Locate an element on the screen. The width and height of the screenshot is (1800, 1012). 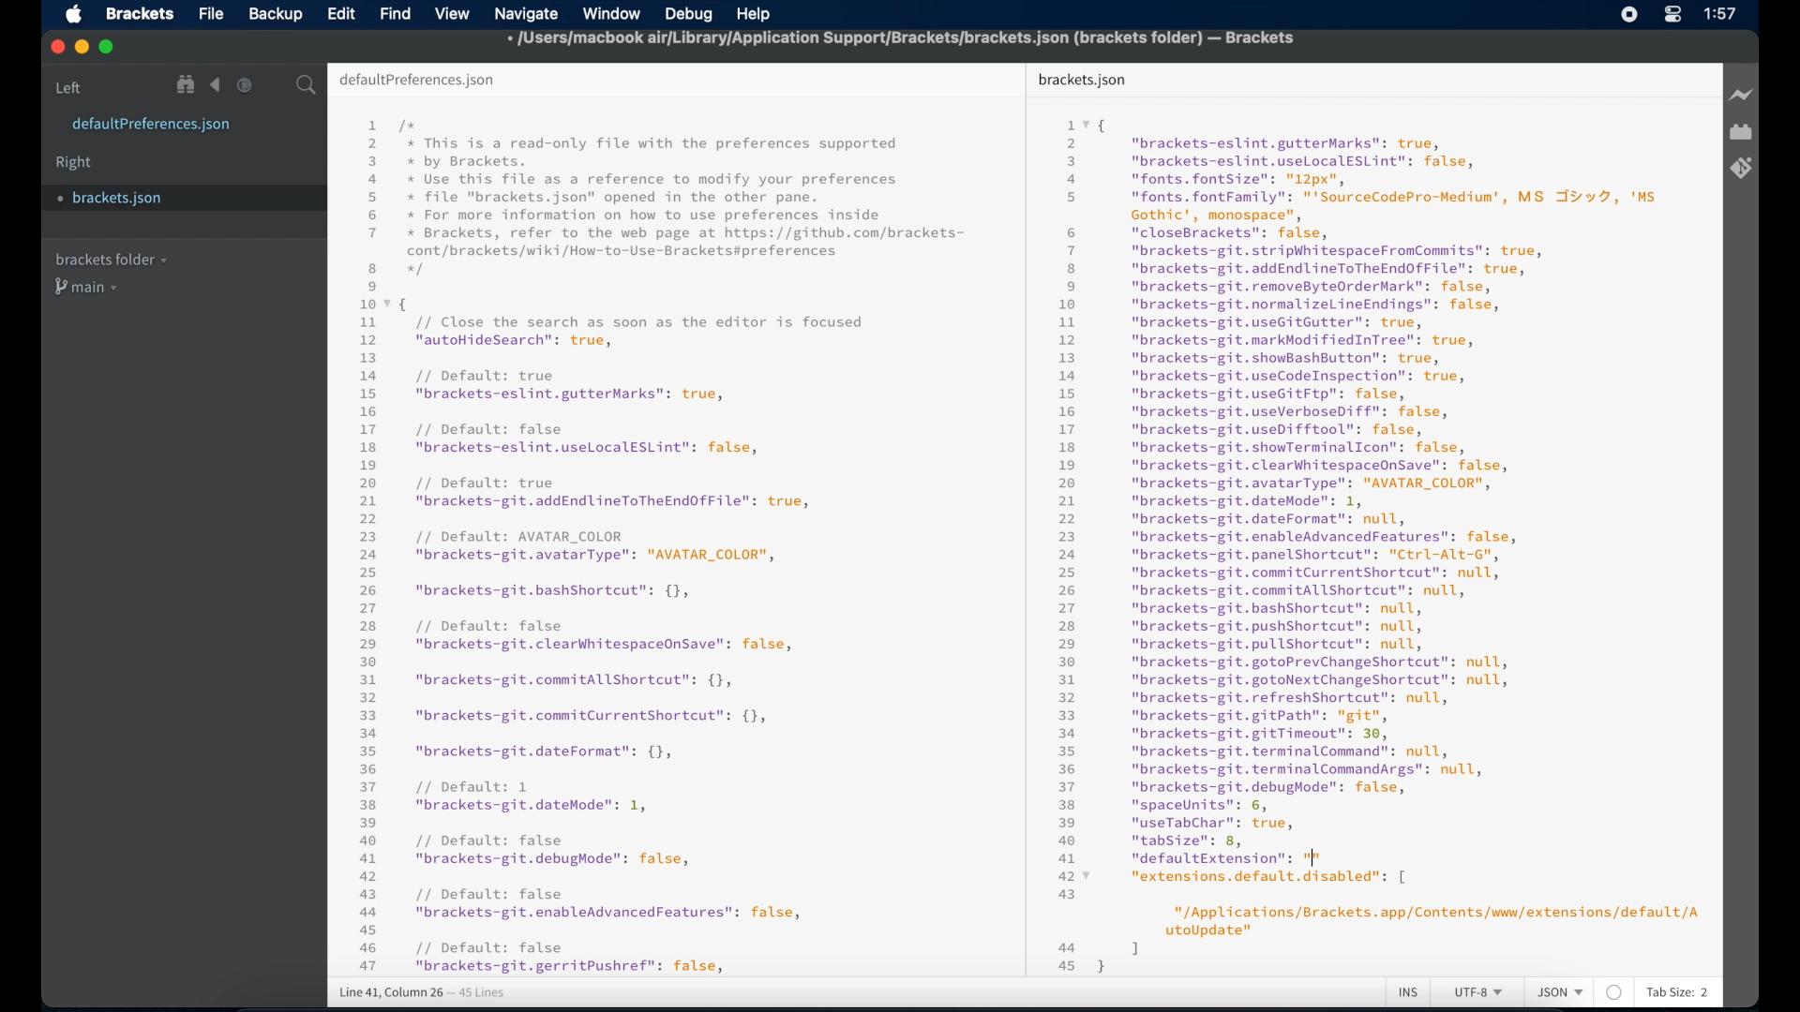
help is located at coordinates (757, 12).